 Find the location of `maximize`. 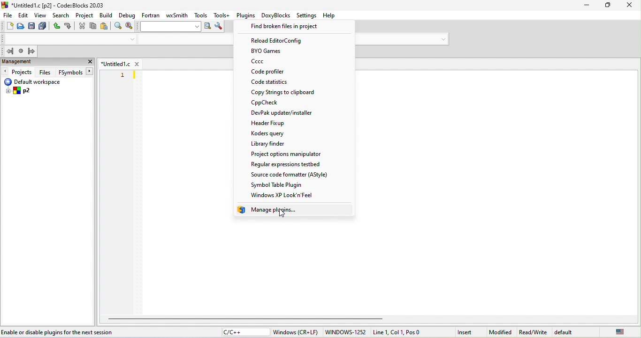

maximize is located at coordinates (610, 6).